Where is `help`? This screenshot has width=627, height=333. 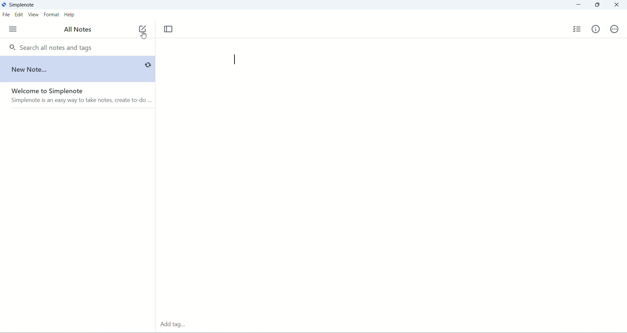
help is located at coordinates (69, 15).